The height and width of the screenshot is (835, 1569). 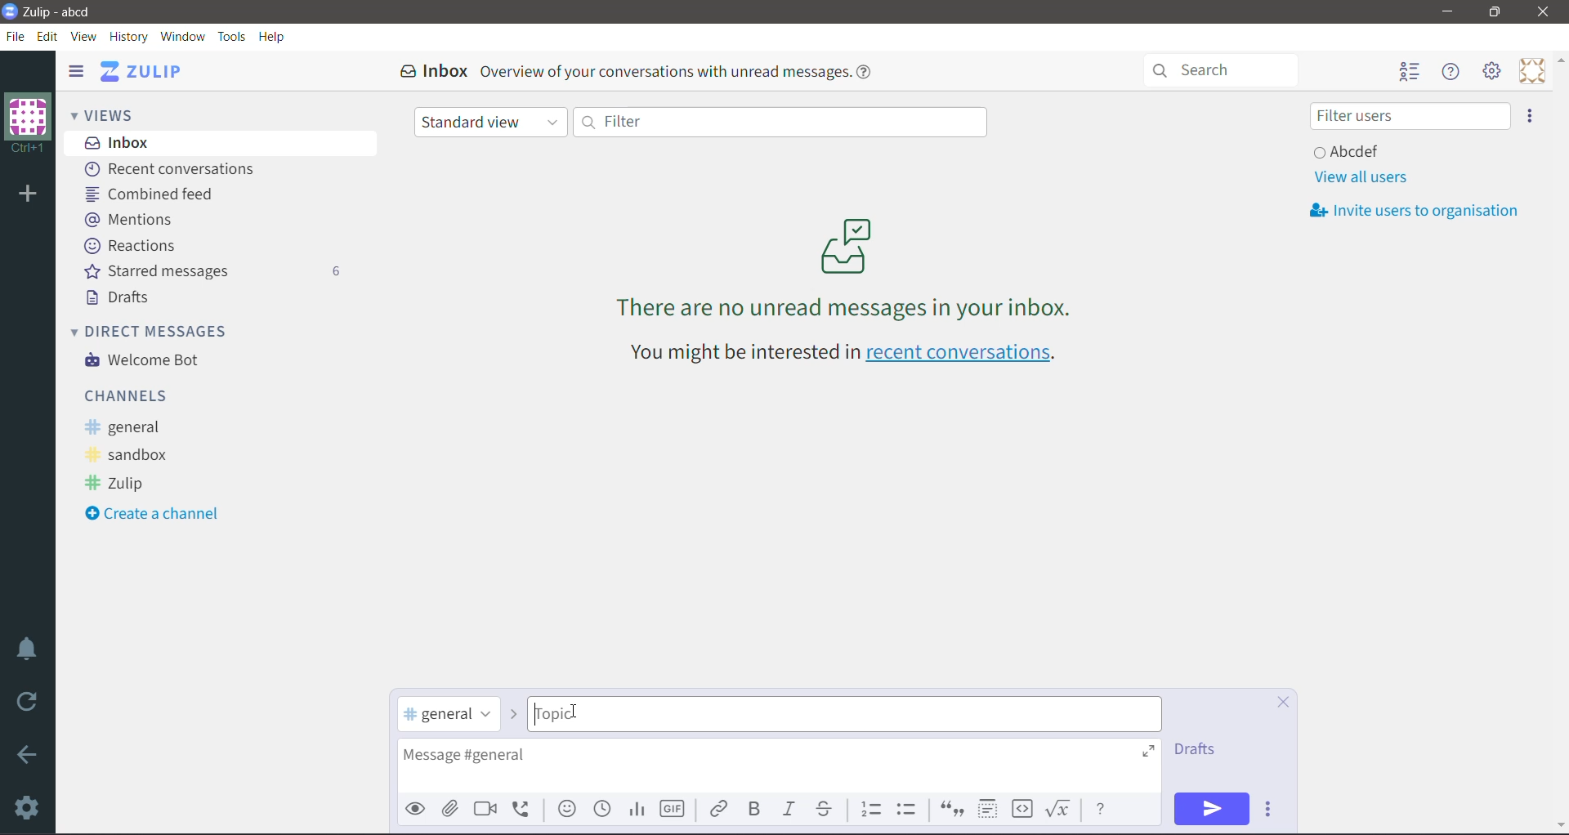 What do you see at coordinates (1531, 116) in the screenshot?
I see `Invite users to organization` at bounding box center [1531, 116].